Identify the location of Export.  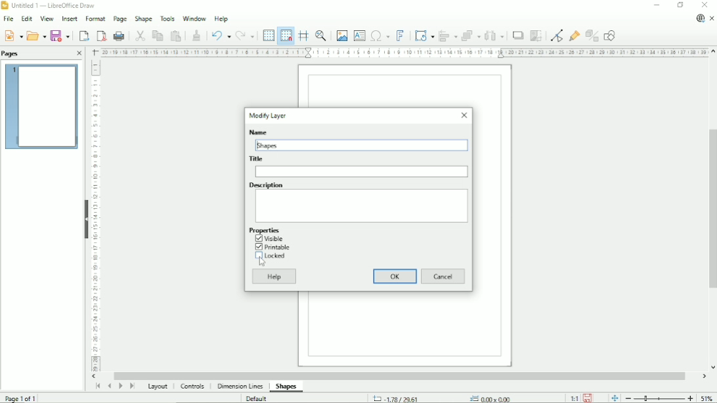
(83, 35).